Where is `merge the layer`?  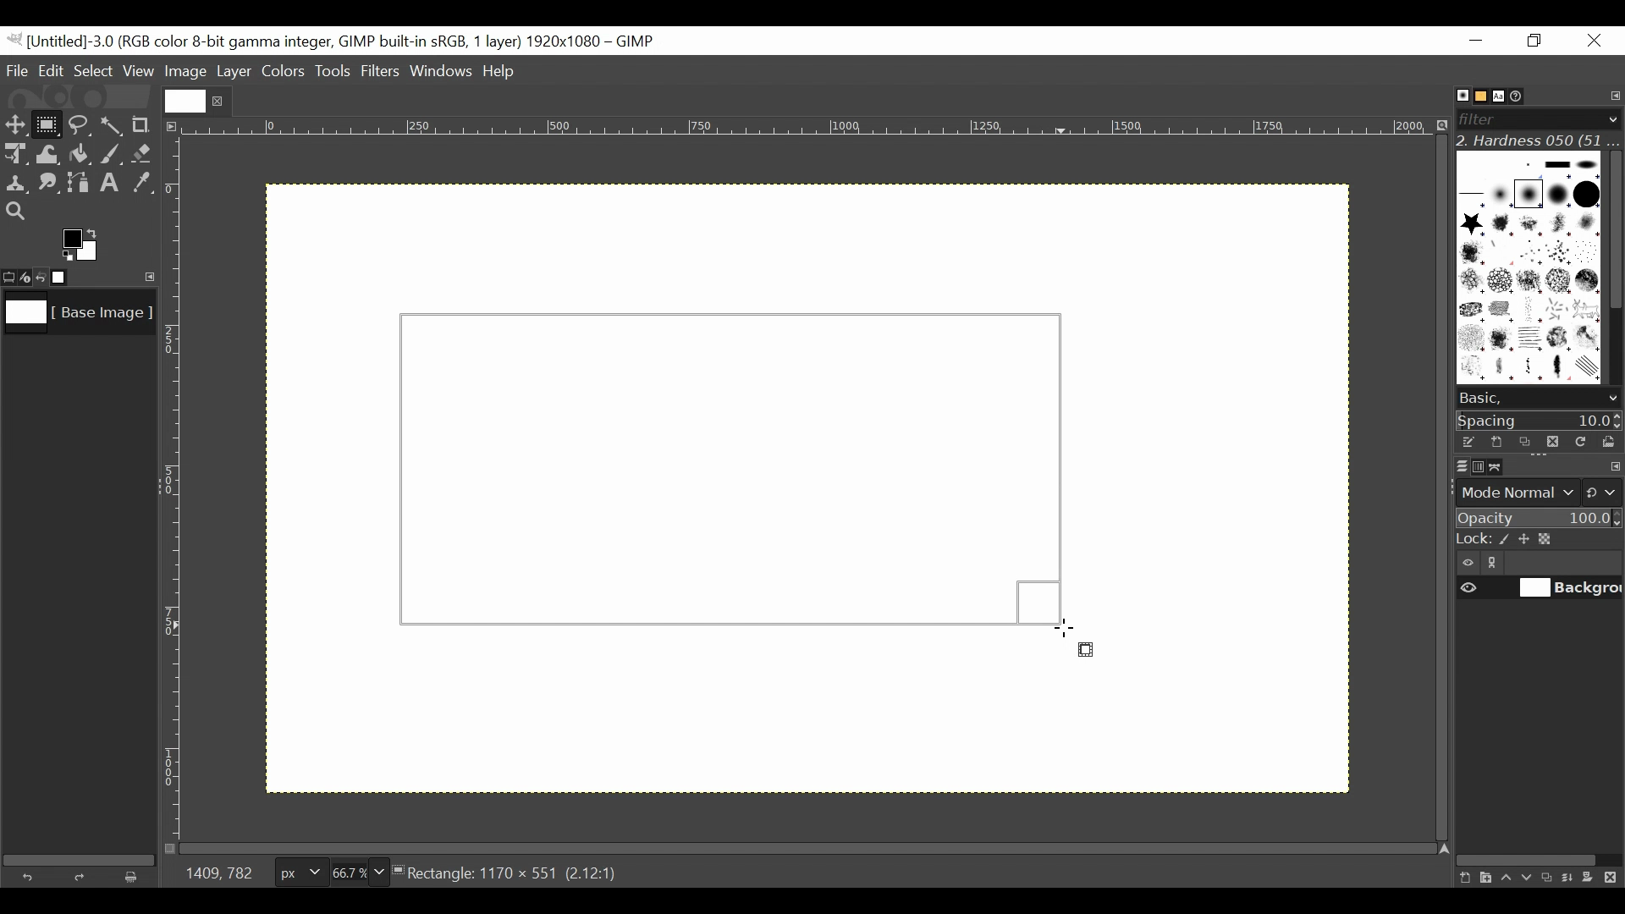
merge the layer is located at coordinates (1572, 877).